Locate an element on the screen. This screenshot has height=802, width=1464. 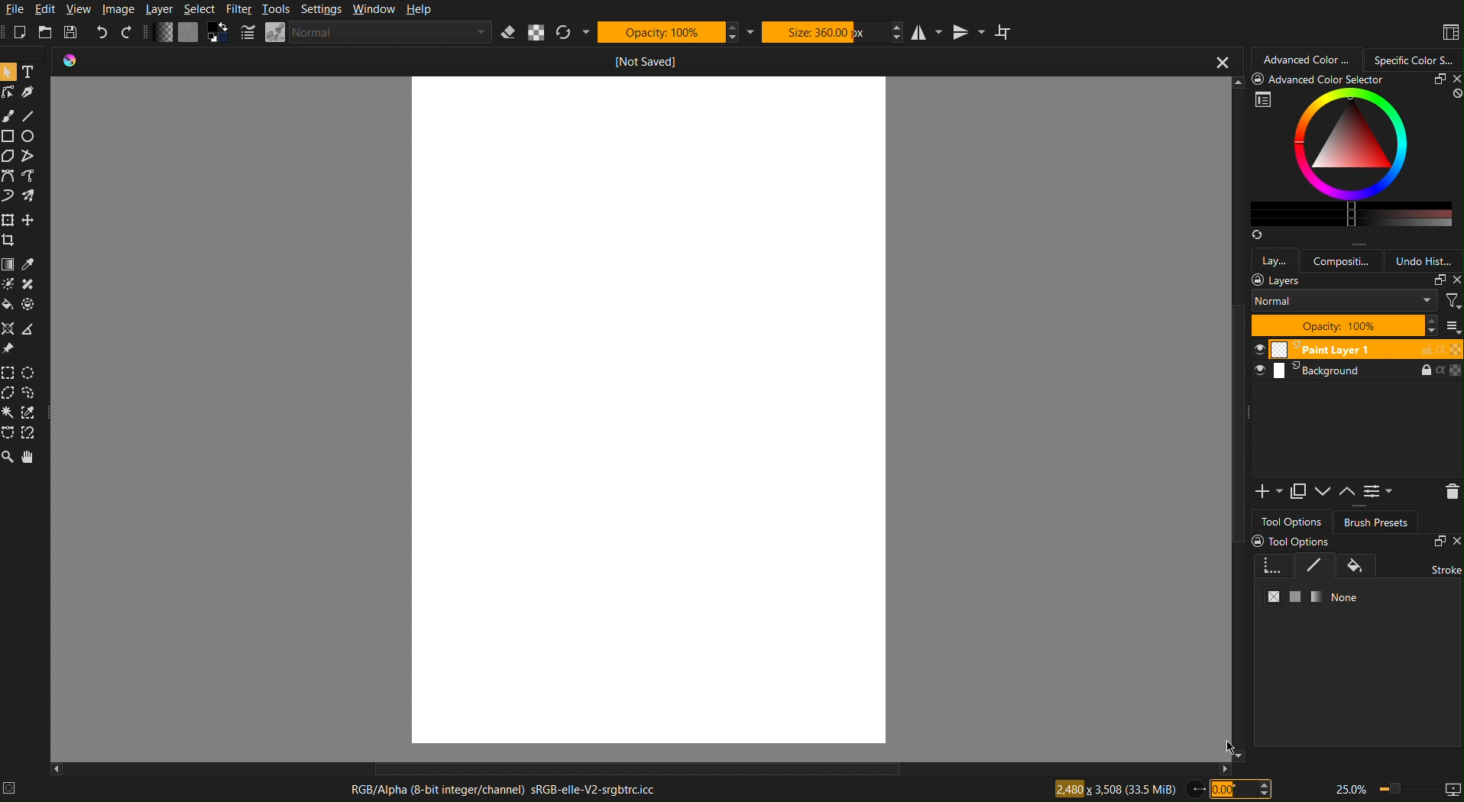
Magnetic Selection Tool is located at coordinates (29, 434).